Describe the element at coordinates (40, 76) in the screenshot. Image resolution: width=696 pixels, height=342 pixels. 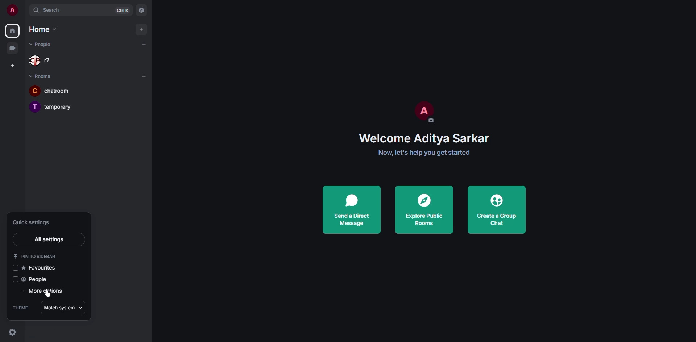
I see `room` at that location.